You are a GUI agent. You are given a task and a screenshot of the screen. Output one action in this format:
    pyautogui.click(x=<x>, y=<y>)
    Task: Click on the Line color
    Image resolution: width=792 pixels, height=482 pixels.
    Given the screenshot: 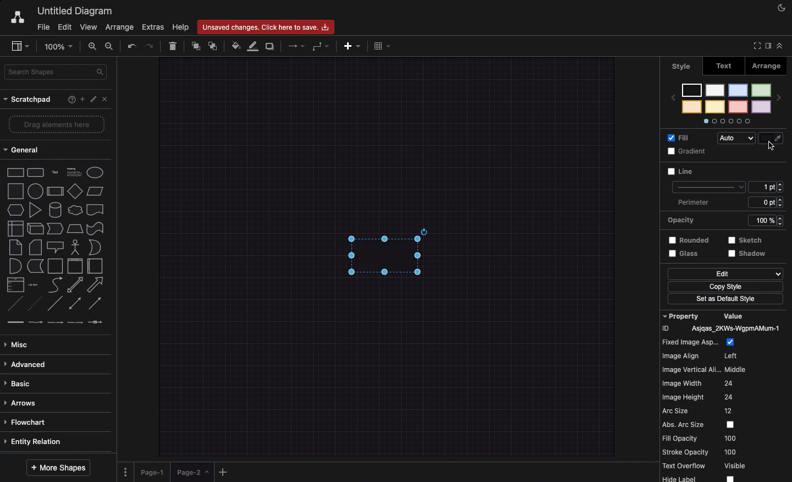 What is the action you would take?
    pyautogui.click(x=773, y=136)
    